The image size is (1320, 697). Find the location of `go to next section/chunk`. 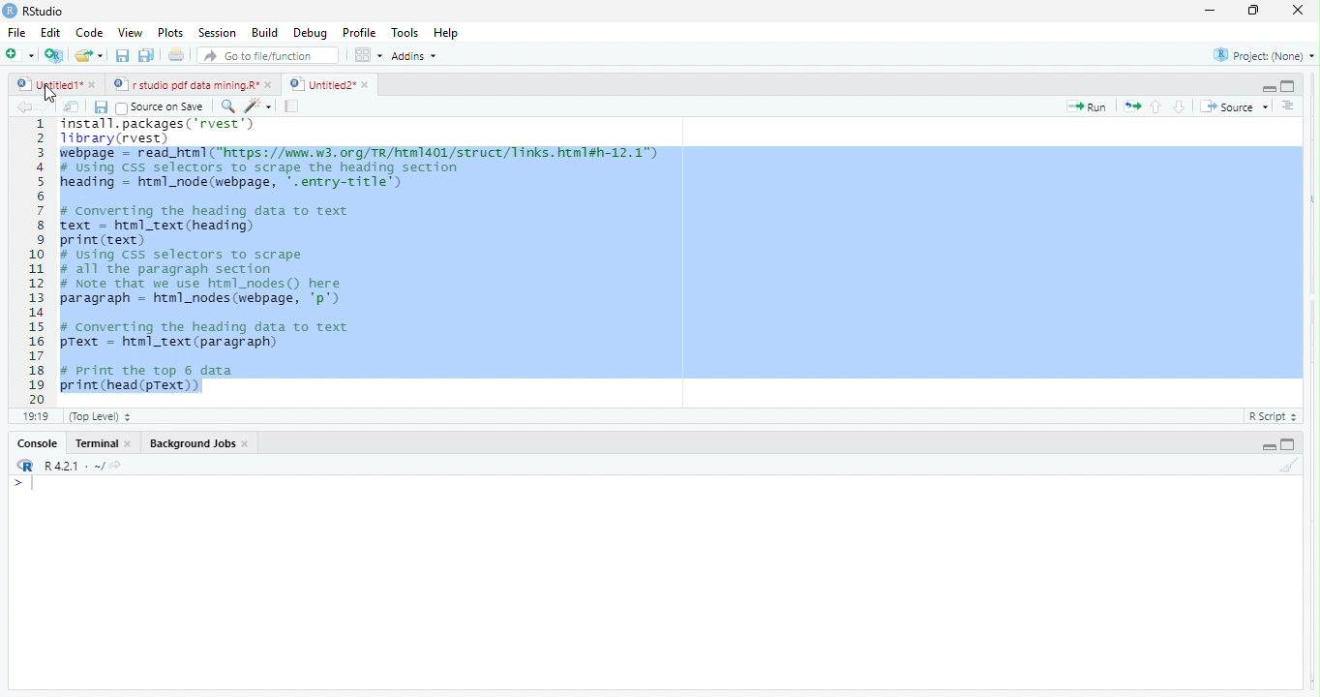

go to next section/chunk is located at coordinates (1181, 106).